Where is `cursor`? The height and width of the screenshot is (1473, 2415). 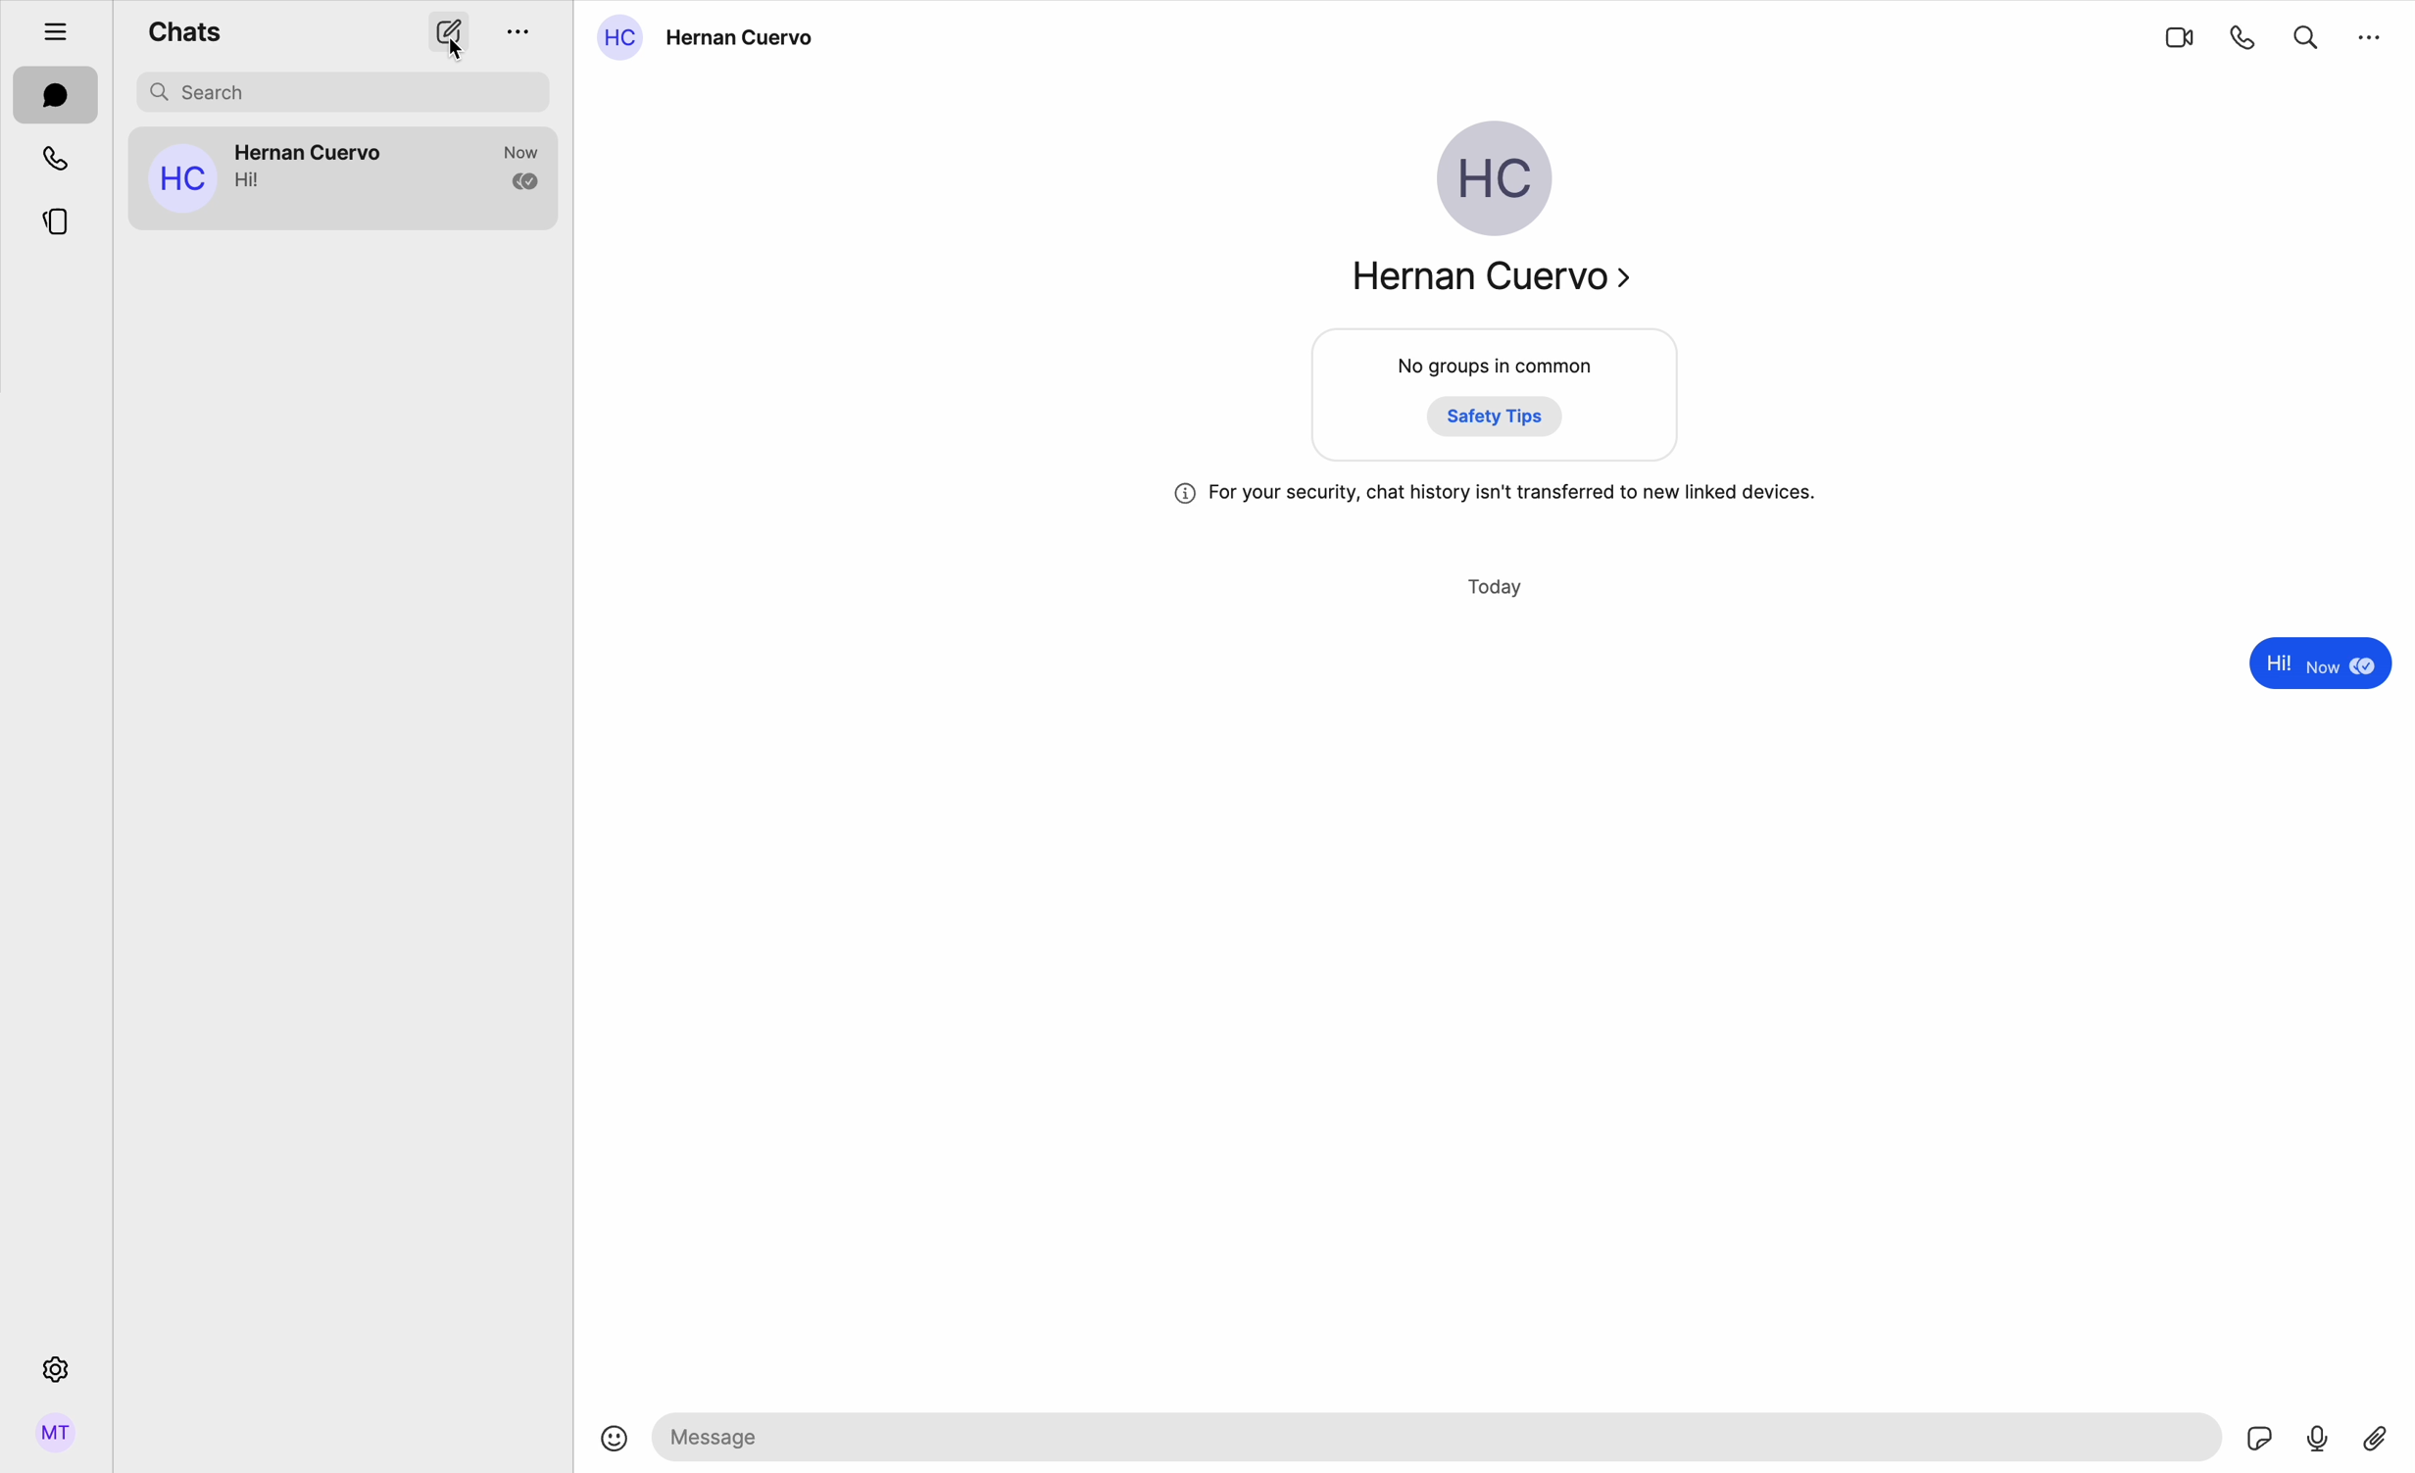 cursor is located at coordinates (461, 51).